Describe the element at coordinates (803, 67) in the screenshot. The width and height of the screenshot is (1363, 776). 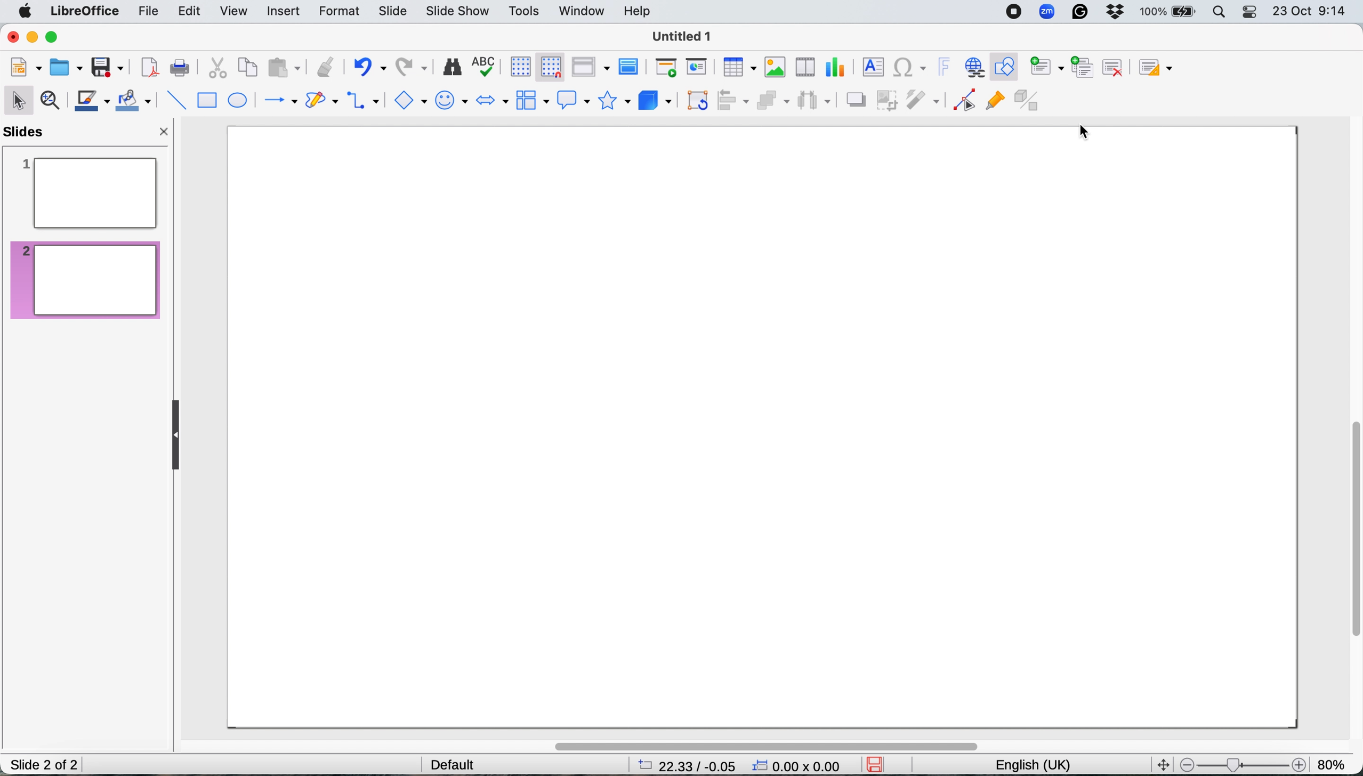
I see `insert audio or video` at that location.